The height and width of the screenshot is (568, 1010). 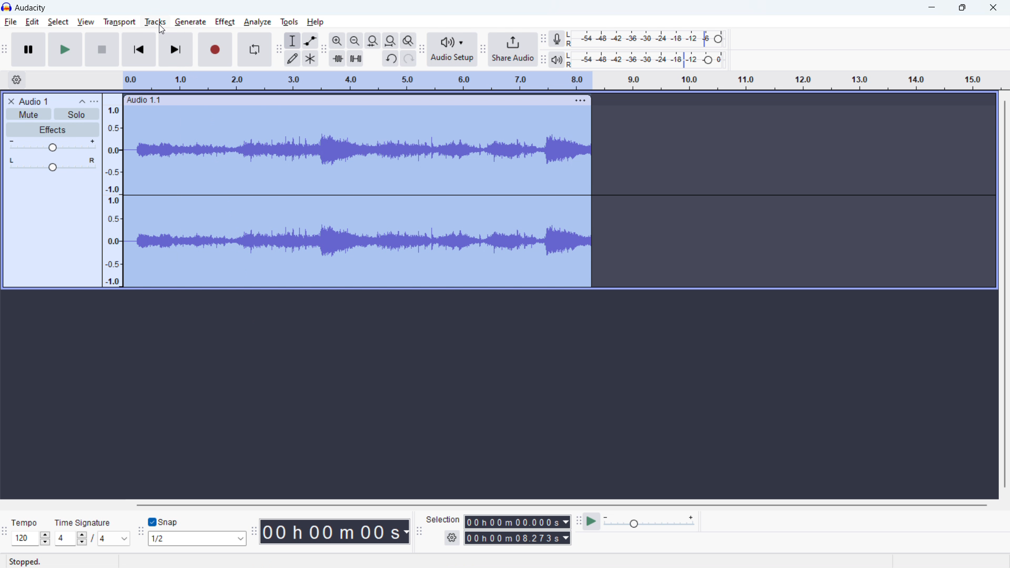 What do you see at coordinates (215, 49) in the screenshot?
I see `record` at bounding box center [215, 49].